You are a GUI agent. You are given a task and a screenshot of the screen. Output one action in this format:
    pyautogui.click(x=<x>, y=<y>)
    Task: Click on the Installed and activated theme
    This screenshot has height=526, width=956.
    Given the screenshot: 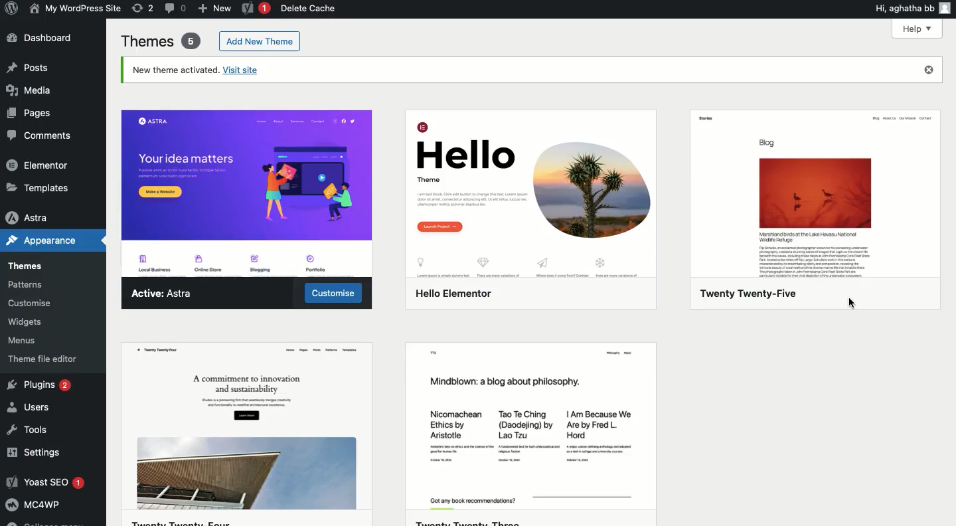 What is the action you would take?
    pyautogui.click(x=248, y=193)
    